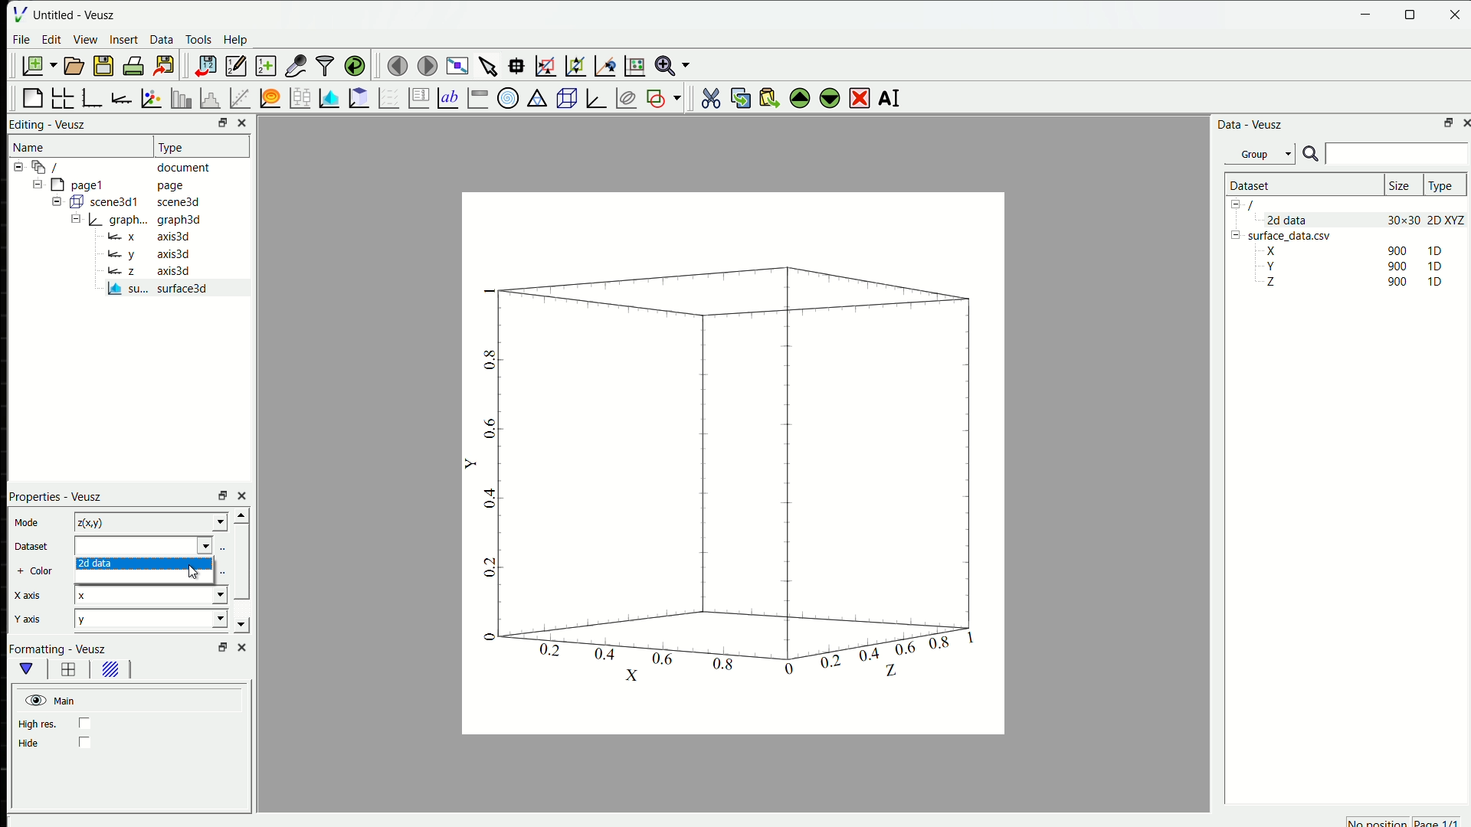 Image resolution: width=1471 pixels, height=827 pixels. I want to click on move to the next page, so click(427, 66).